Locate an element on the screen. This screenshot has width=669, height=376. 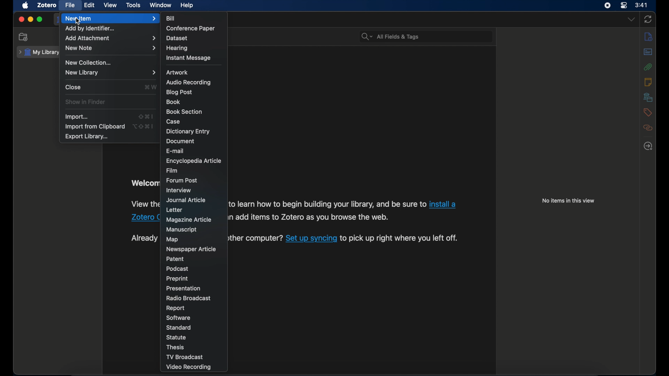
libraries is located at coordinates (648, 97).